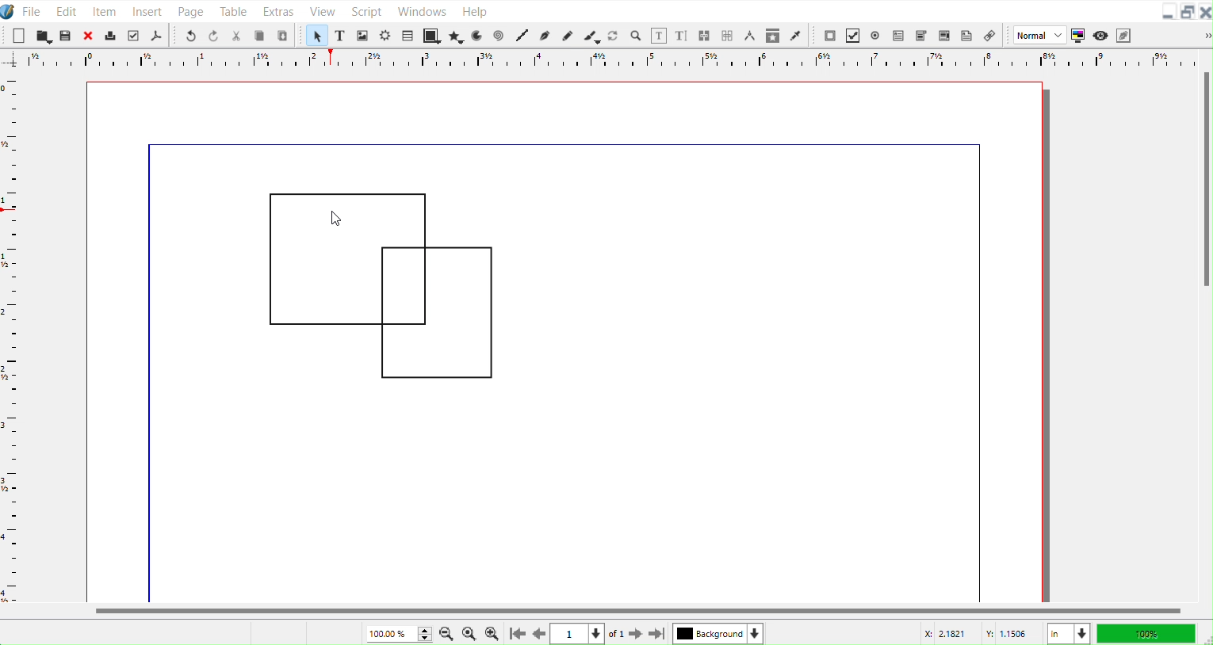 The image size is (1213, 645). Describe the element at coordinates (363, 35) in the screenshot. I see `Image Frame` at that location.